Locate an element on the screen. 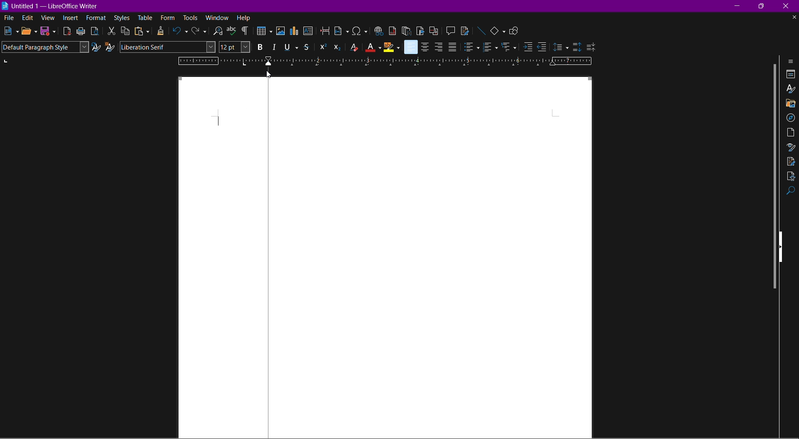 This screenshot has height=439, width=799. Paste is located at coordinates (141, 31).